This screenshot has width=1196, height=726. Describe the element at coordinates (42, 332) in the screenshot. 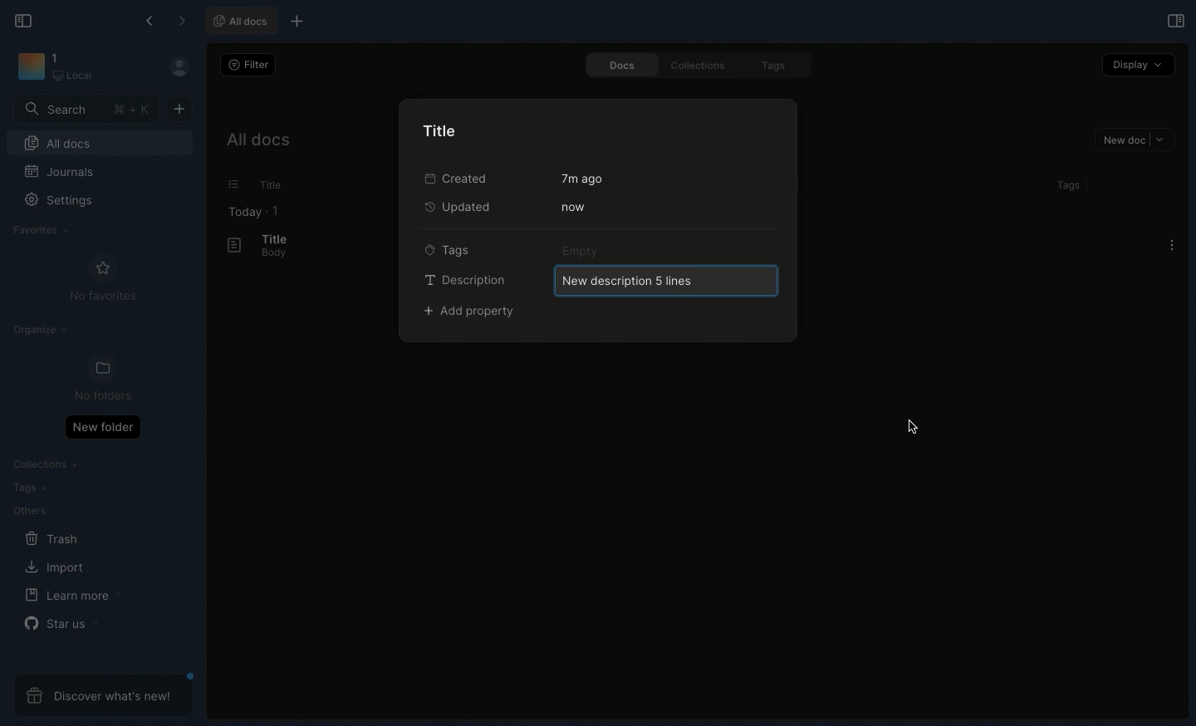

I see `Organize` at that location.